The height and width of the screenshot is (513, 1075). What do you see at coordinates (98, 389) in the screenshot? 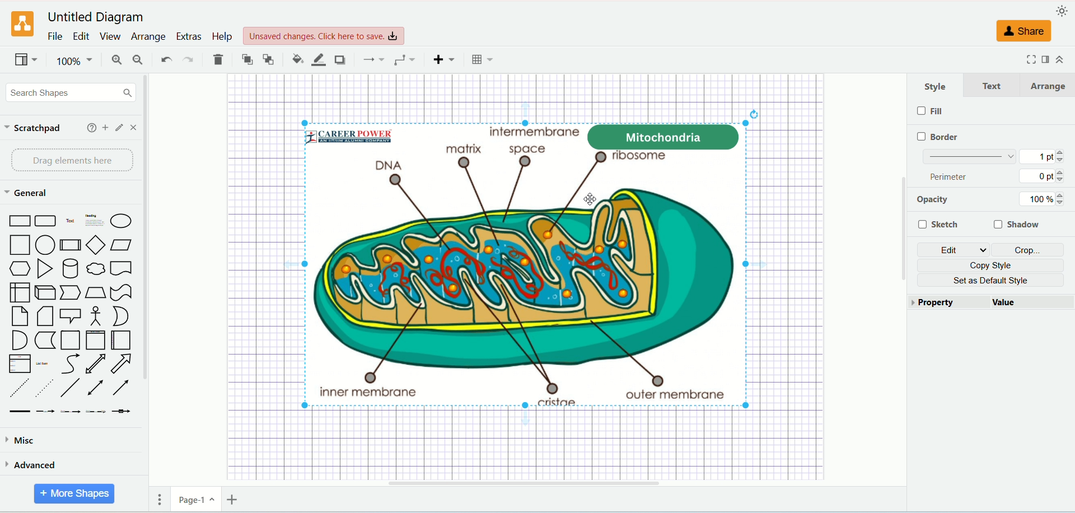
I see `Bidirectional Connector` at bounding box center [98, 389].